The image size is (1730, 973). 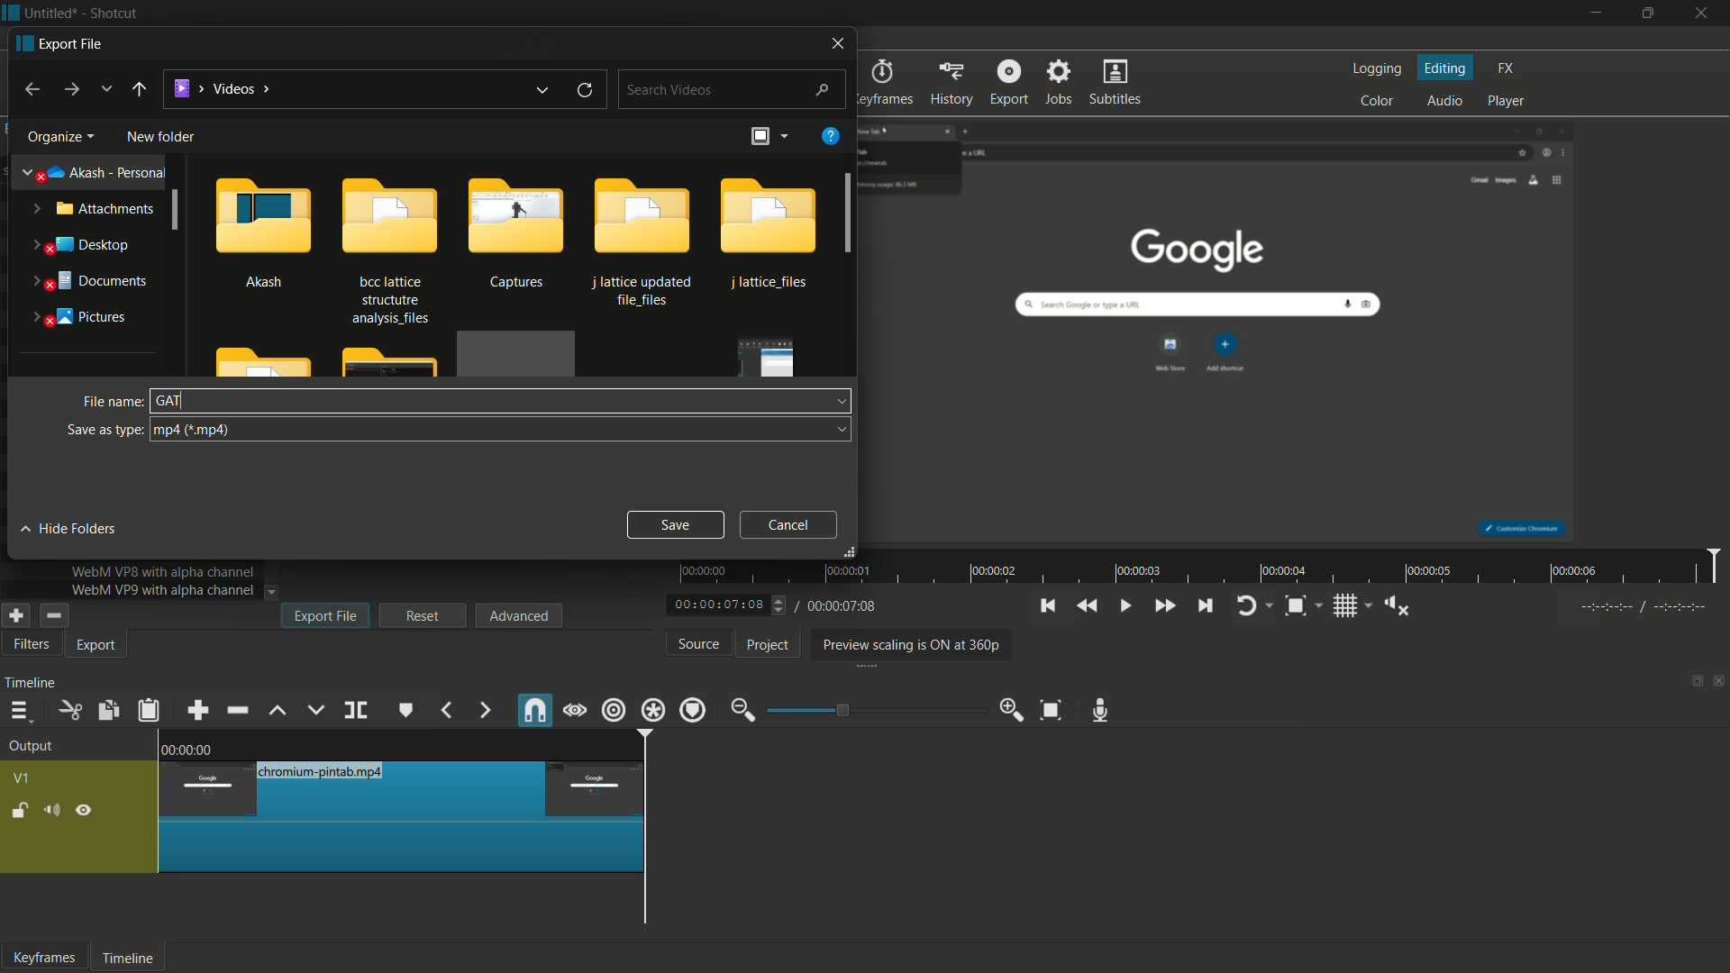 I want to click on toggle grid, so click(x=1347, y=606).